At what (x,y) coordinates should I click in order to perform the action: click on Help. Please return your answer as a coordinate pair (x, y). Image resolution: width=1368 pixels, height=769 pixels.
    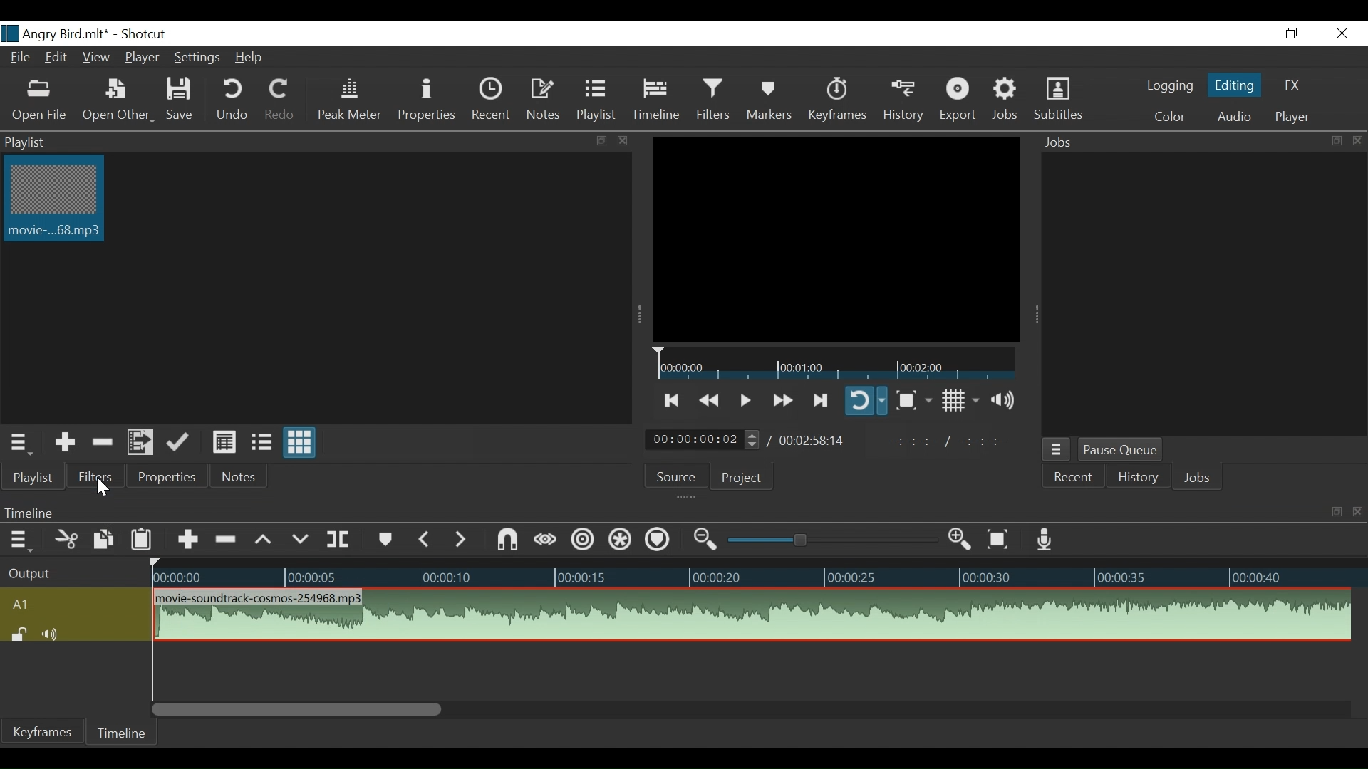
    Looking at the image, I should click on (250, 57).